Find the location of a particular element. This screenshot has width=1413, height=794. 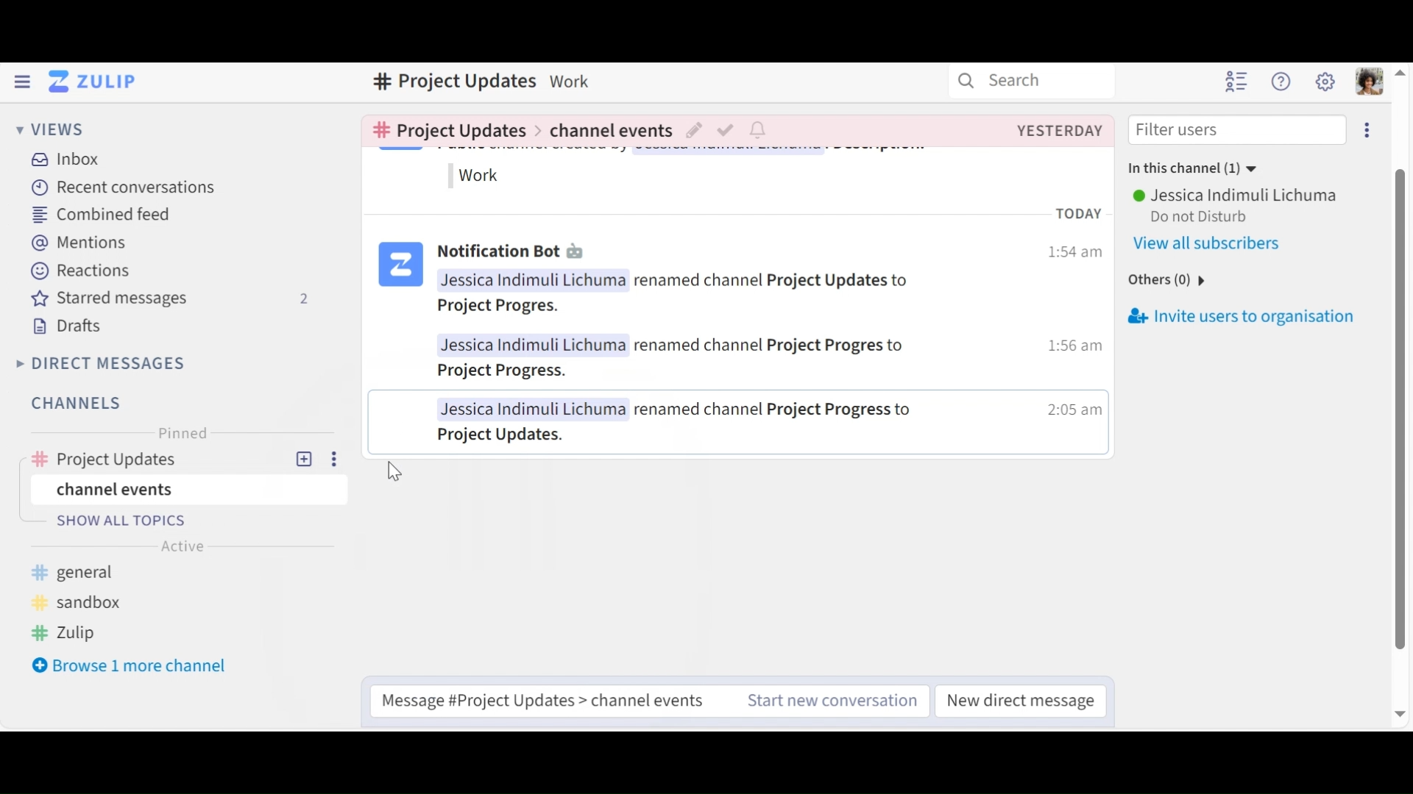

View all users is located at coordinates (1217, 243).